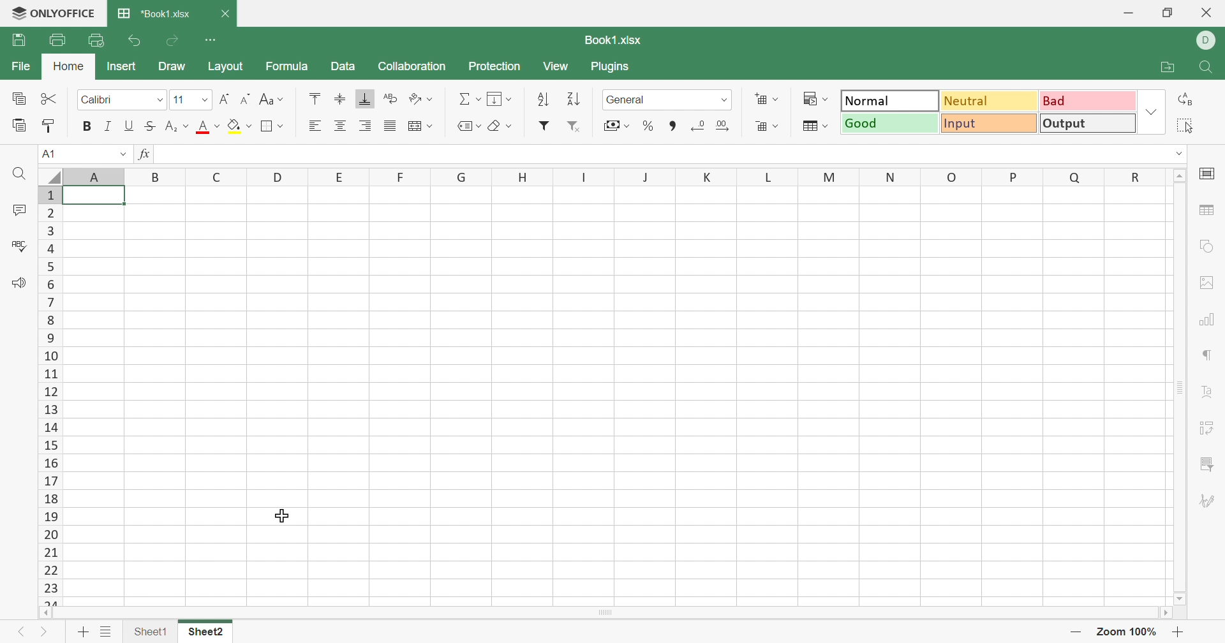 Image resolution: width=1225 pixels, height=643 pixels. Describe the element at coordinates (88, 127) in the screenshot. I see `Bold` at that location.